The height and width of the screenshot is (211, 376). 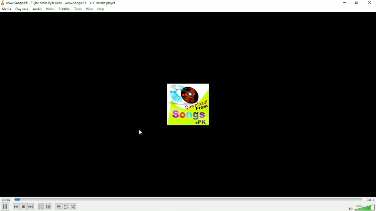 I want to click on Toggle between loop all, loop one and no loop, so click(x=66, y=207).